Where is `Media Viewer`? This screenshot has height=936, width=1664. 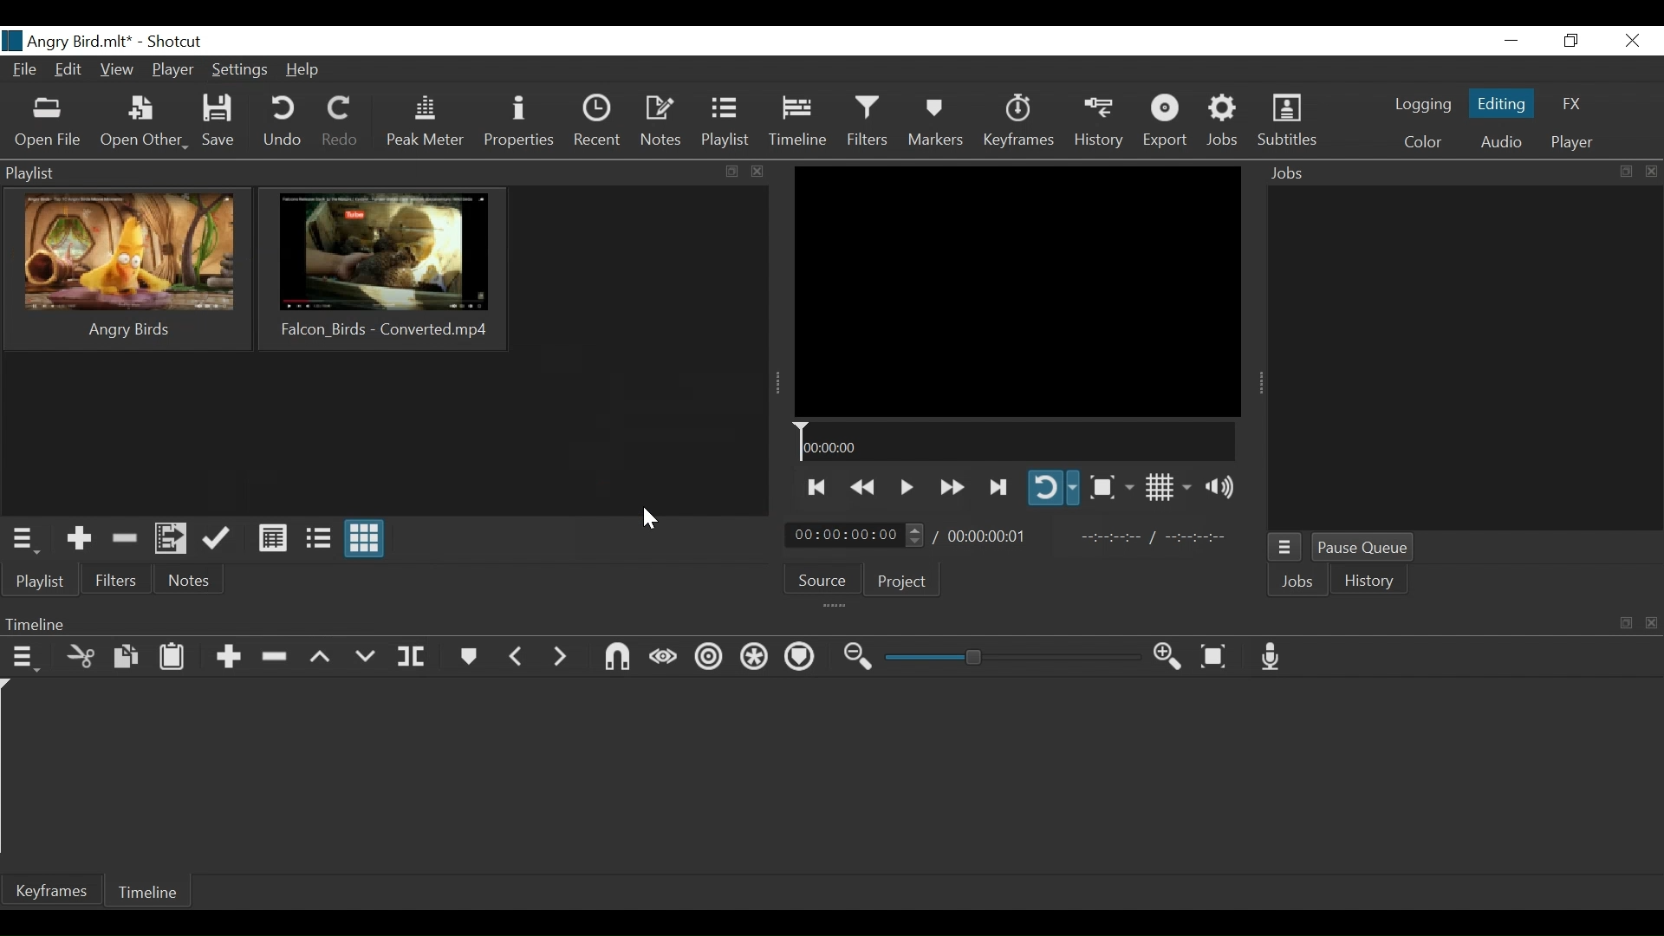 Media Viewer is located at coordinates (1018, 290).